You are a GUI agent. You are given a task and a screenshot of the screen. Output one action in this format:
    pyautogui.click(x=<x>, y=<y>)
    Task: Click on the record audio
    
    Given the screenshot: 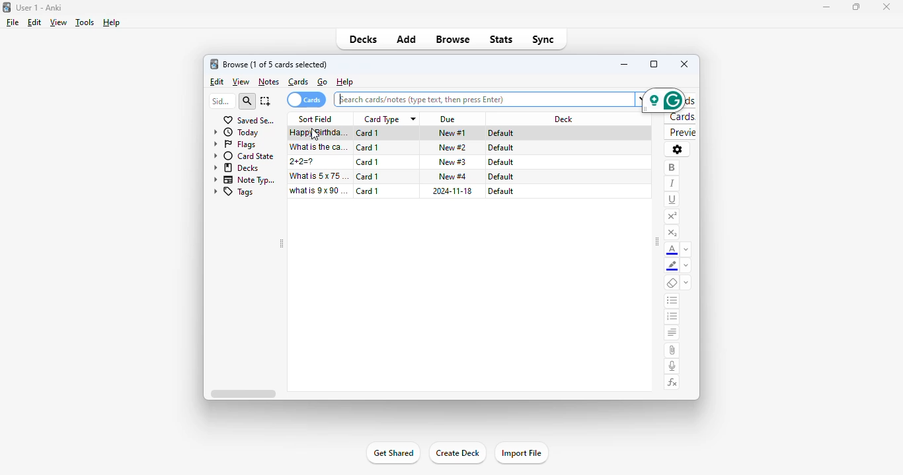 What is the action you would take?
    pyautogui.click(x=672, y=367)
    